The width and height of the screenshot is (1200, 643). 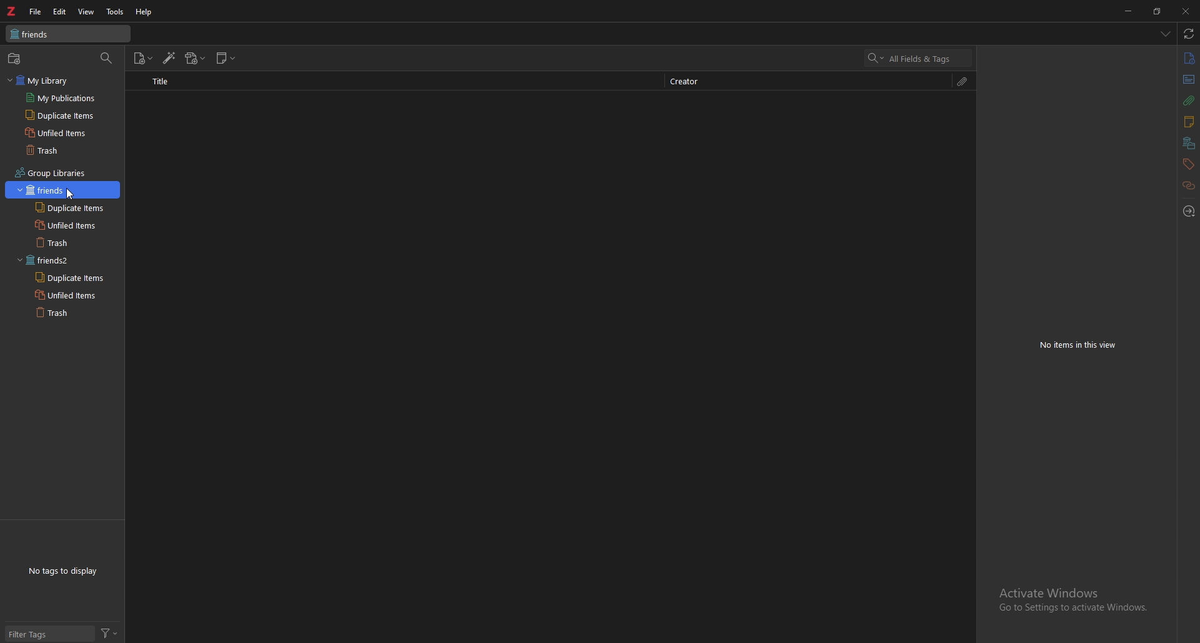 I want to click on close, so click(x=1186, y=11).